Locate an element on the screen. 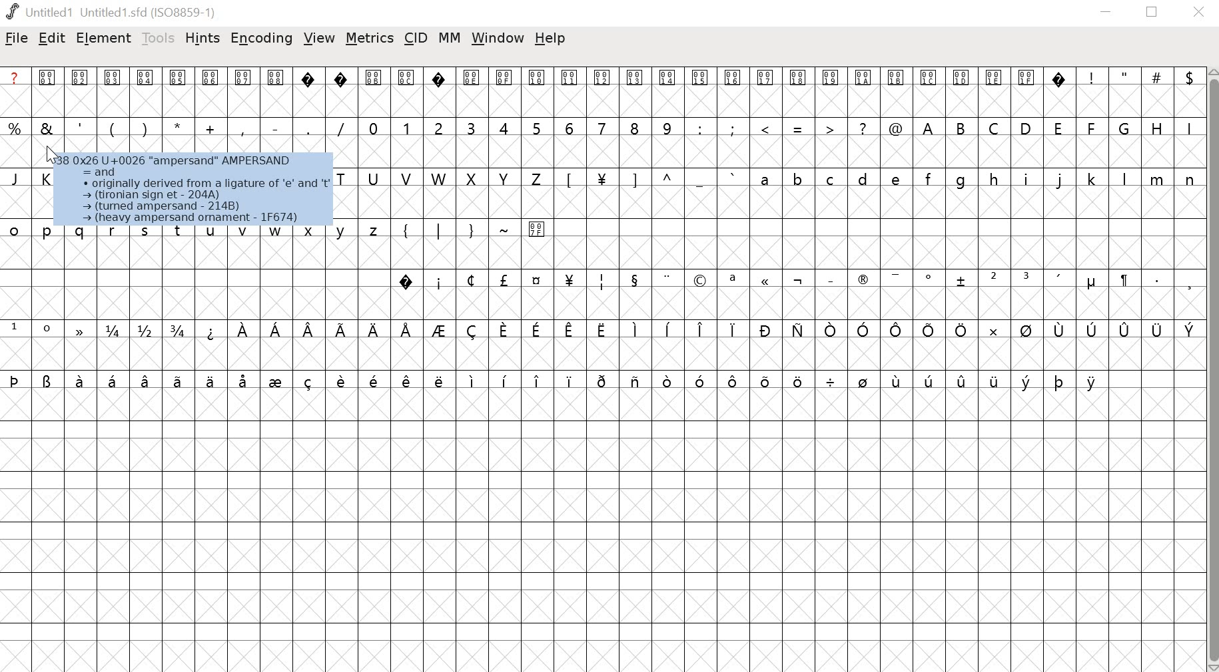  ( is located at coordinates (111, 128).